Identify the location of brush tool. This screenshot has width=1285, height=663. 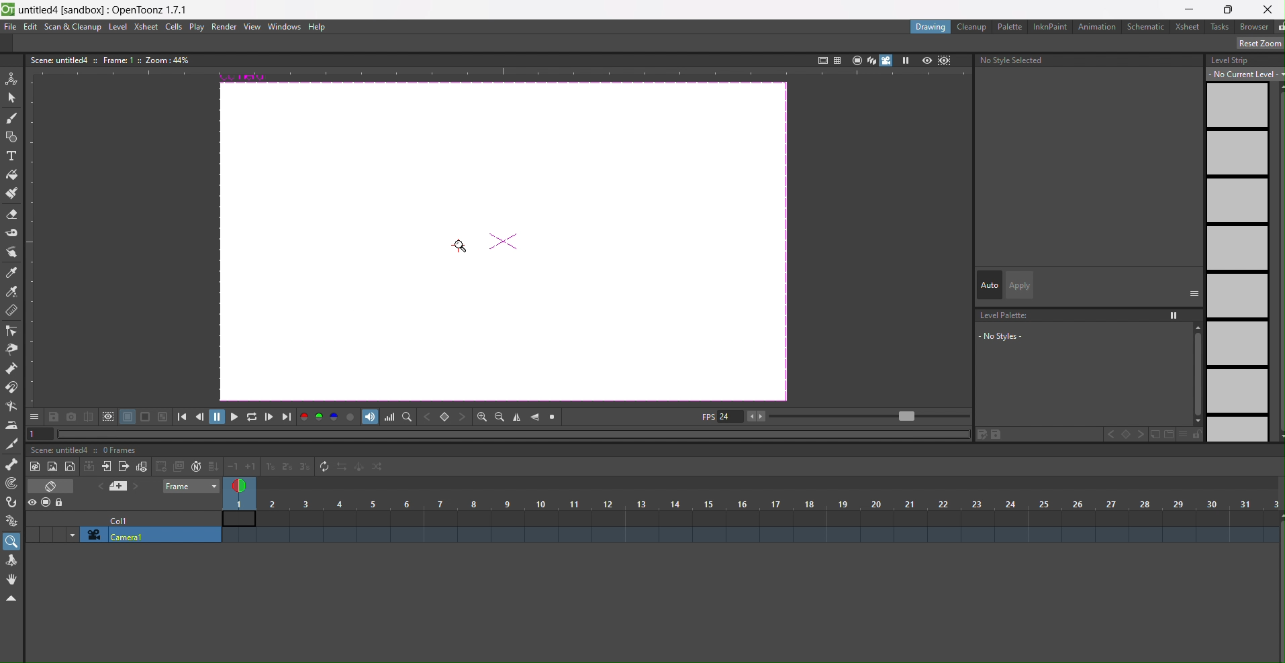
(13, 118).